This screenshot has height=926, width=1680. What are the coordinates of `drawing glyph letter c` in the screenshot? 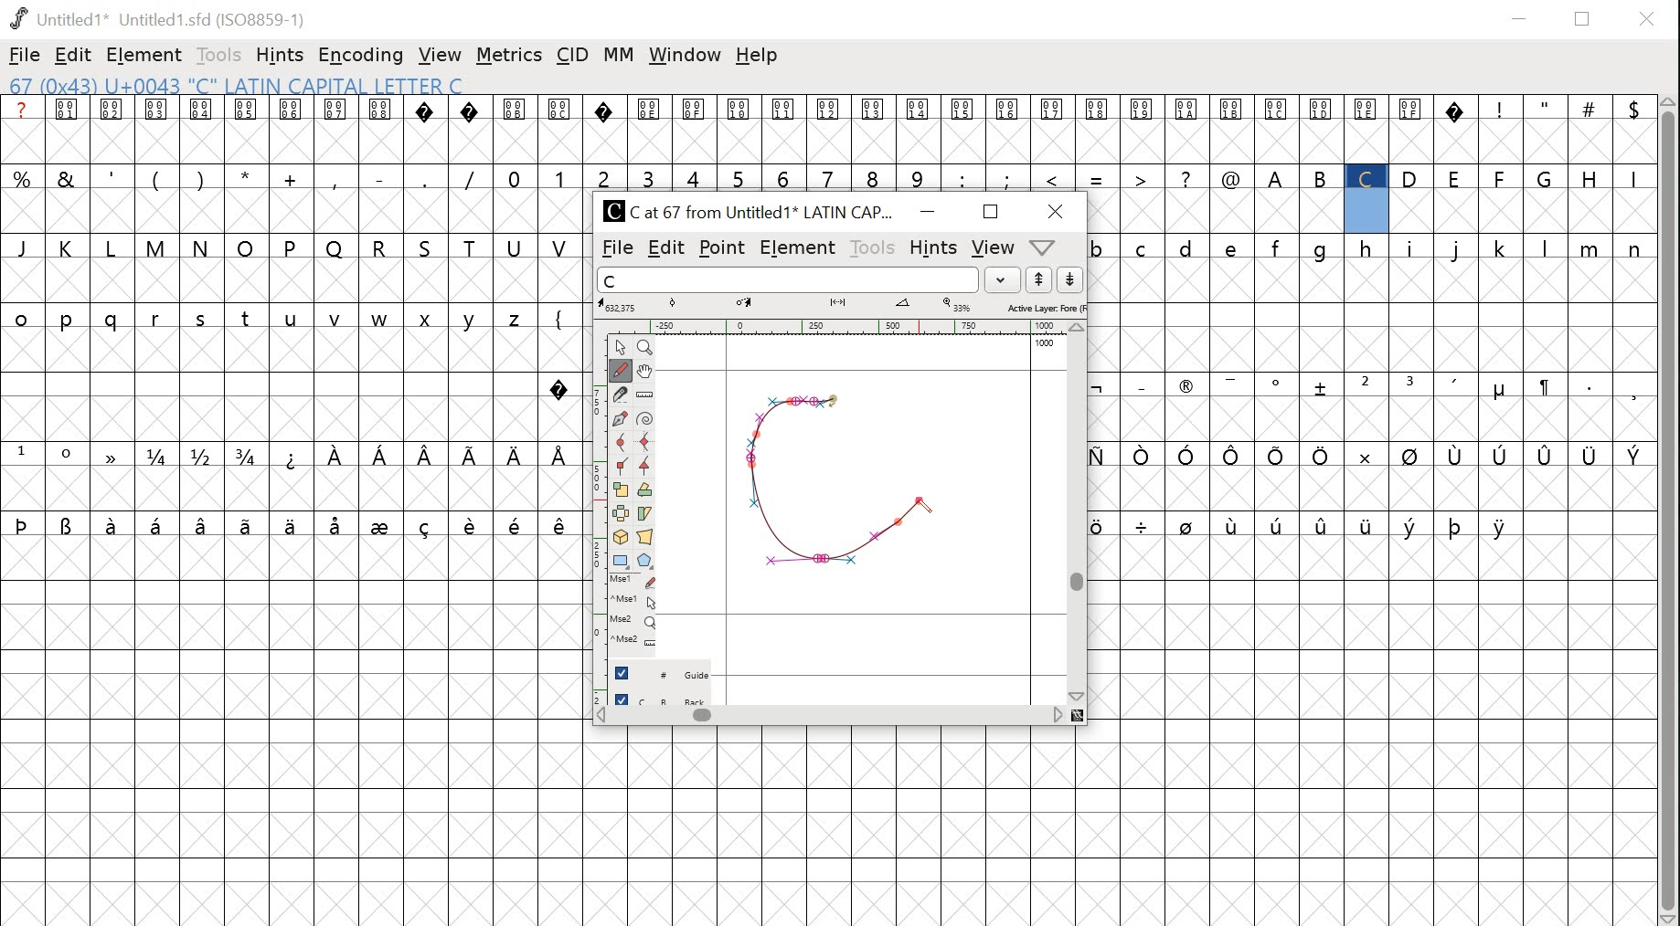 It's located at (852, 473).